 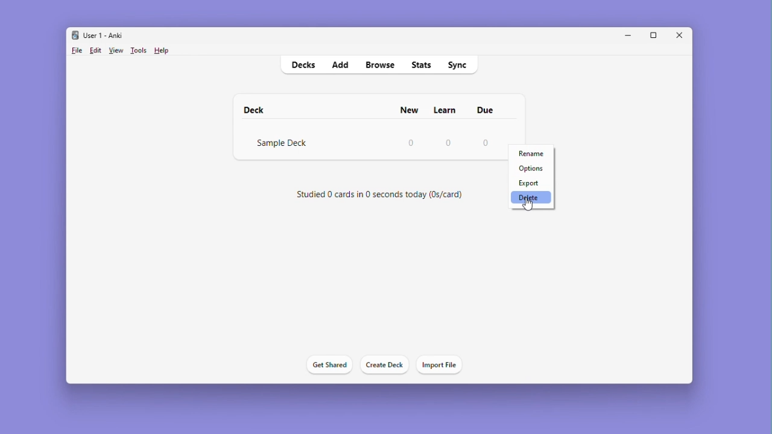 What do you see at coordinates (77, 51) in the screenshot?
I see `File` at bounding box center [77, 51].